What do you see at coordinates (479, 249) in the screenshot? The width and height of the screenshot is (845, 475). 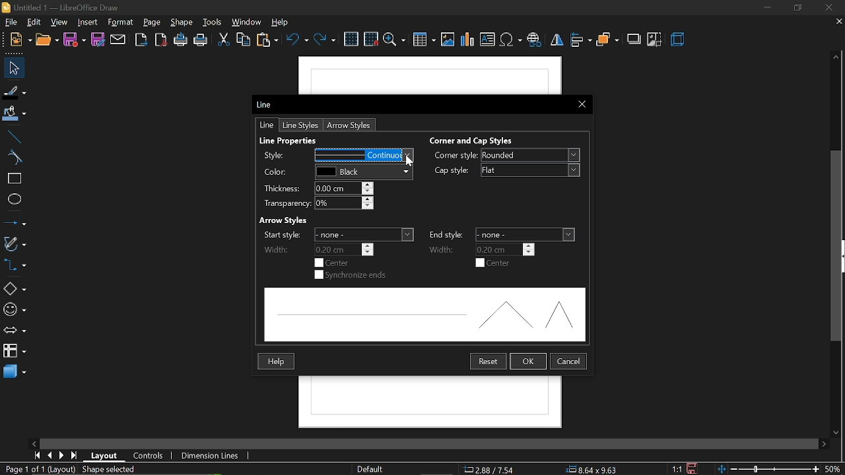 I see `end width` at bounding box center [479, 249].